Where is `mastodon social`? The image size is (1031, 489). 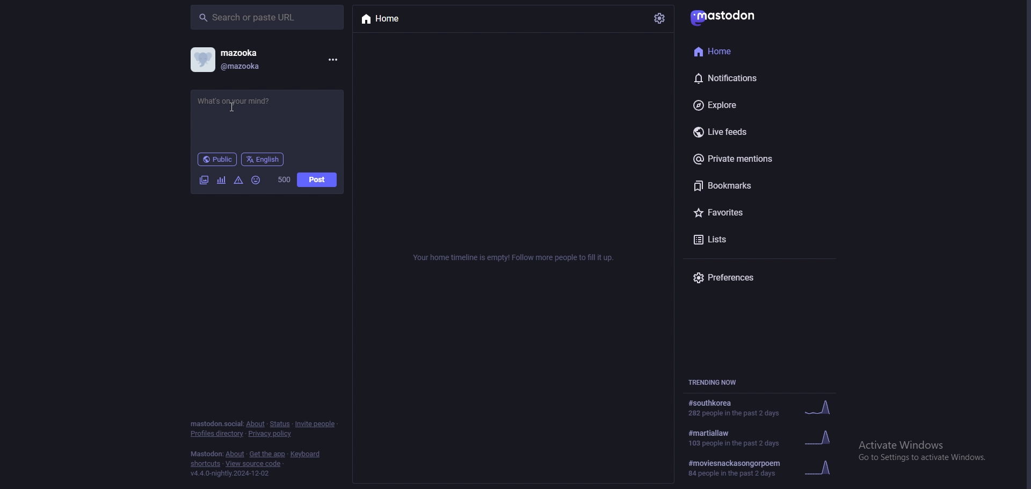 mastodon social is located at coordinates (215, 423).